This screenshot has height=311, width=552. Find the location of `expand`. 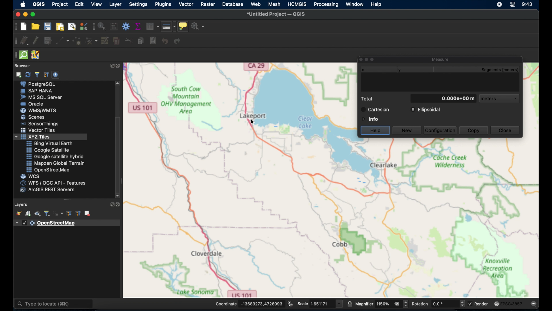

expand is located at coordinates (111, 204).